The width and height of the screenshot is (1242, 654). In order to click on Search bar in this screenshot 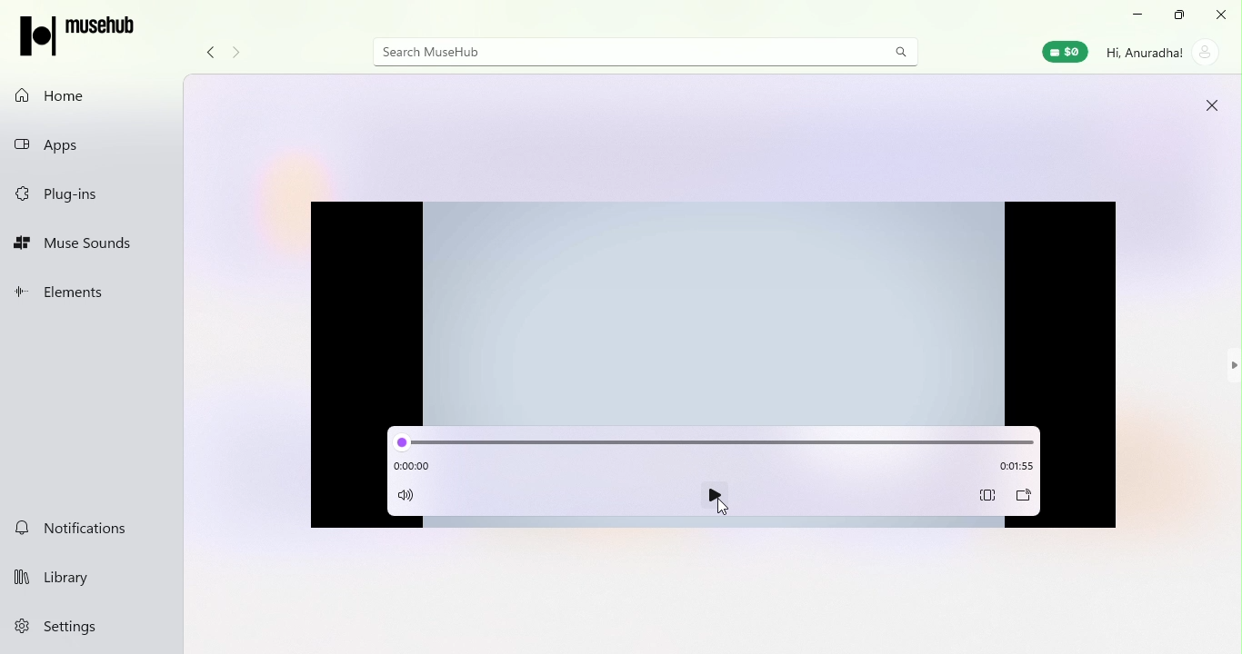, I will do `click(626, 53)`.